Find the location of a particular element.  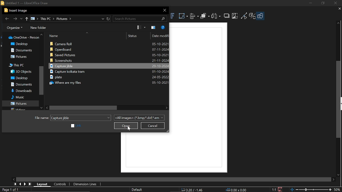

Toggle point edit mode is located at coordinates (244, 17).